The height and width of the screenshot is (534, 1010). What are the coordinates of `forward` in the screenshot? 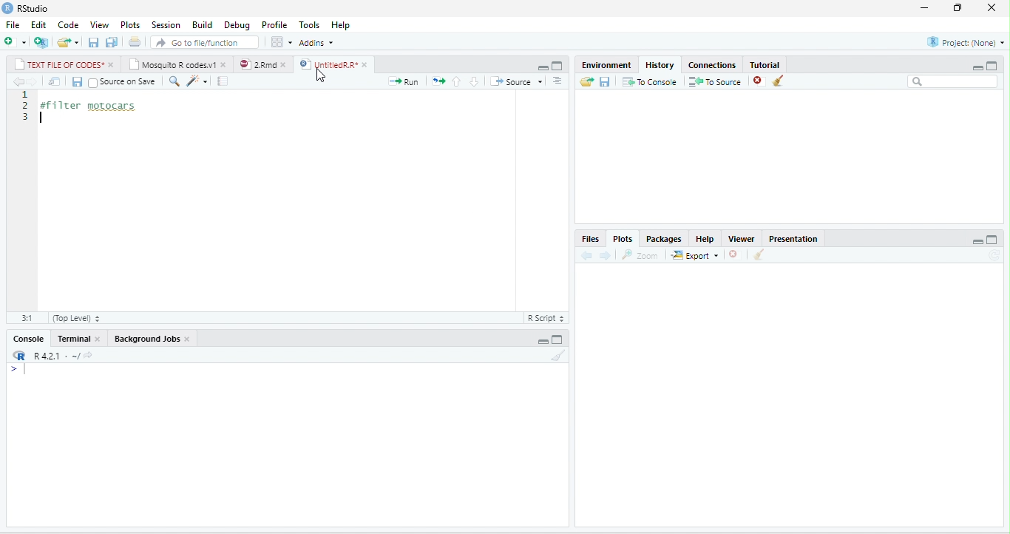 It's located at (605, 256).